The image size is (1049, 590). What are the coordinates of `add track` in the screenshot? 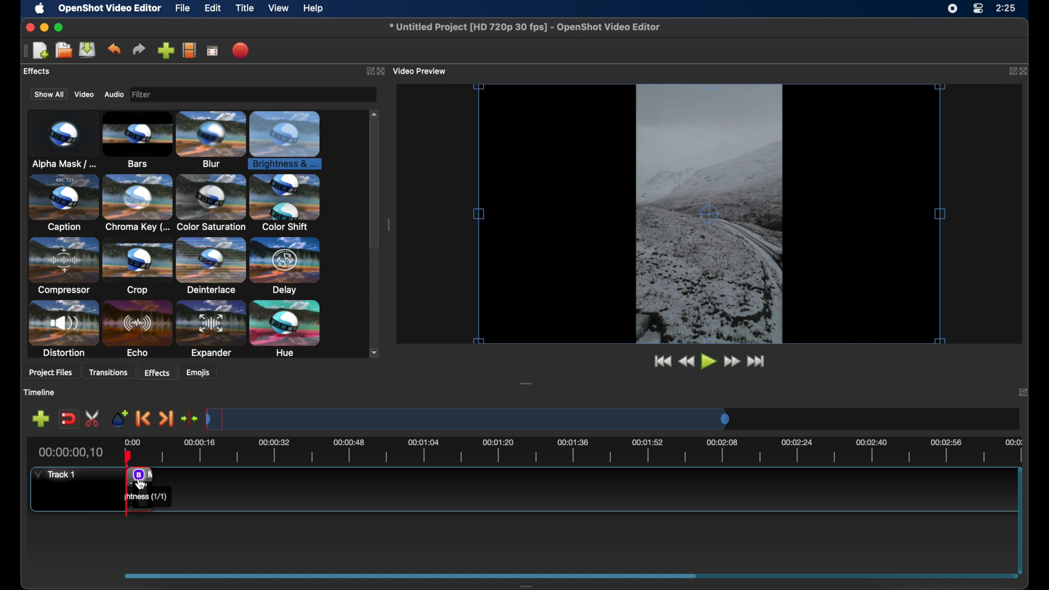 It's located at (40, 418).